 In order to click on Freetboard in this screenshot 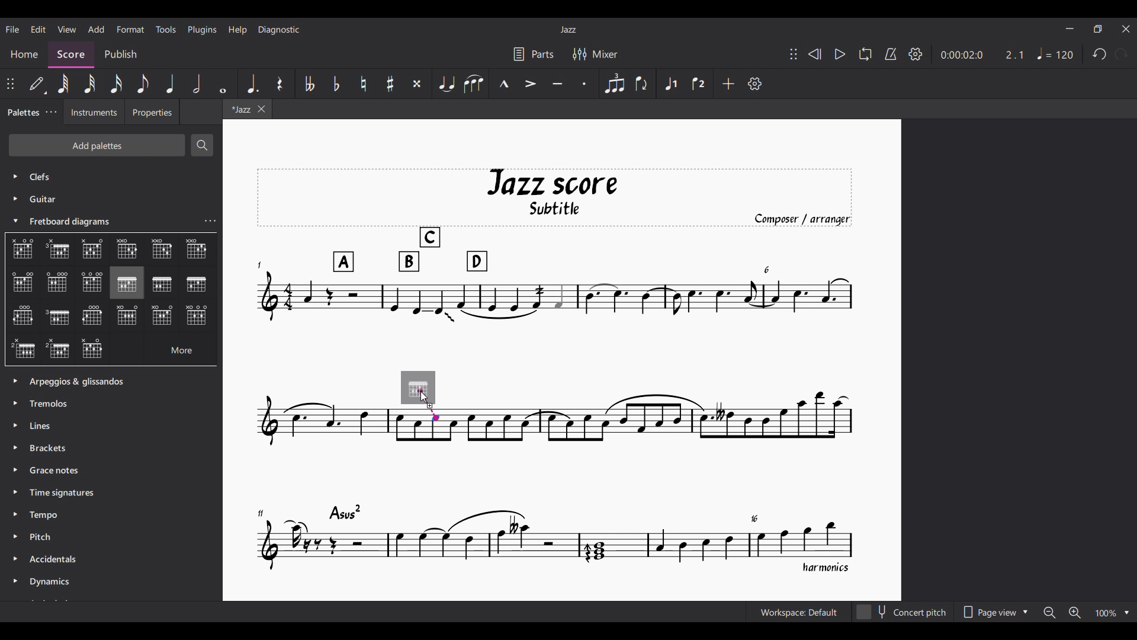, I will do `click(76, 222)`.